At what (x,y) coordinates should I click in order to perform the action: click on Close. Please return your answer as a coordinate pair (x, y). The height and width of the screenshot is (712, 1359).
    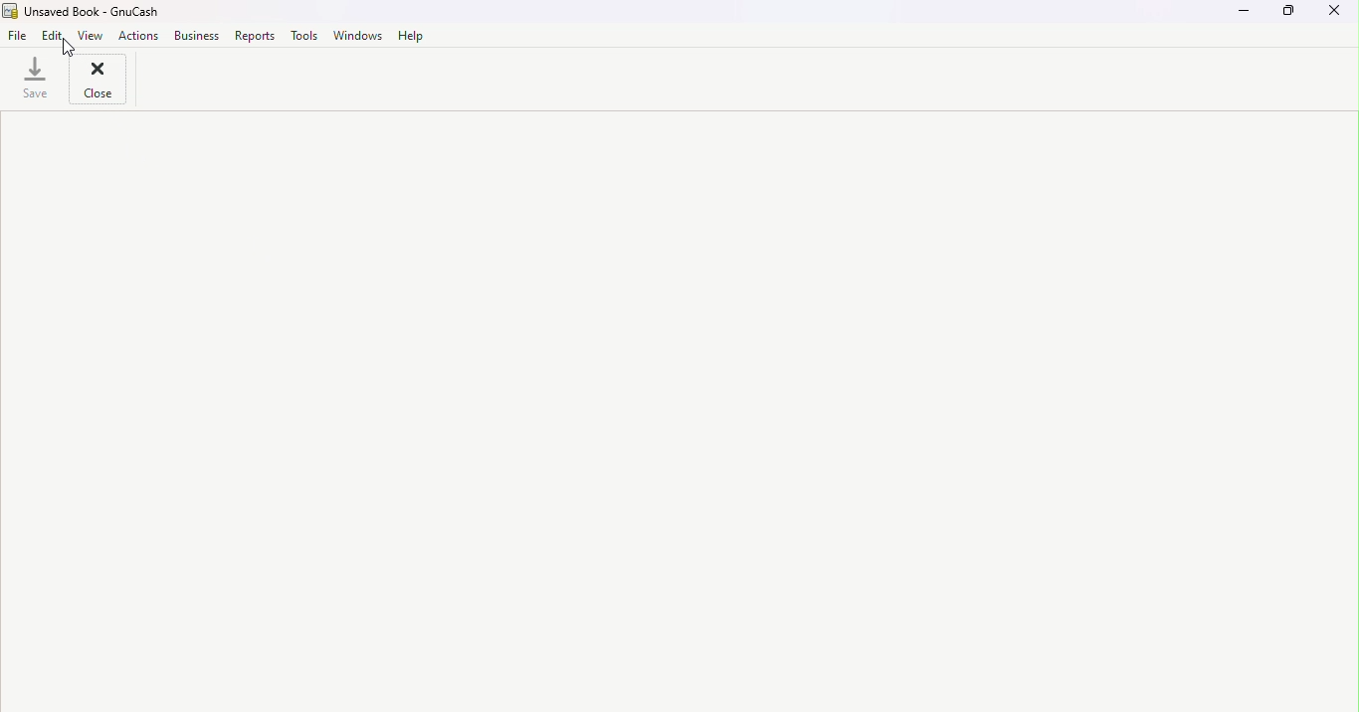
    Looking at the image, I should click on (97, 83).